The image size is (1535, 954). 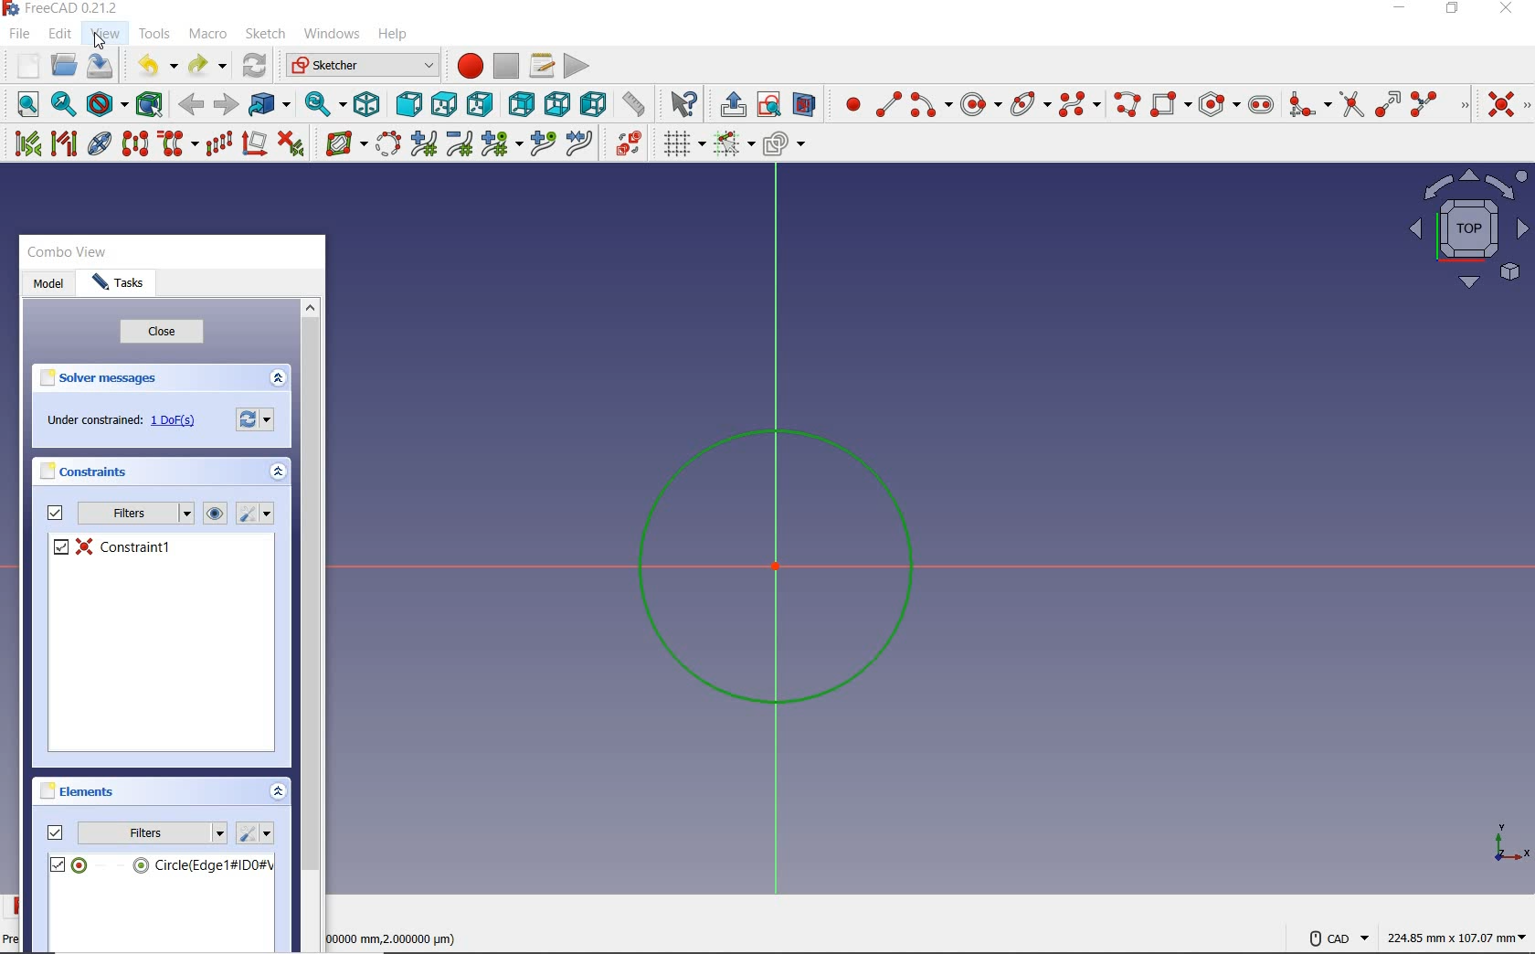 I want to click on center & rim point, so click(x=981, y=107).